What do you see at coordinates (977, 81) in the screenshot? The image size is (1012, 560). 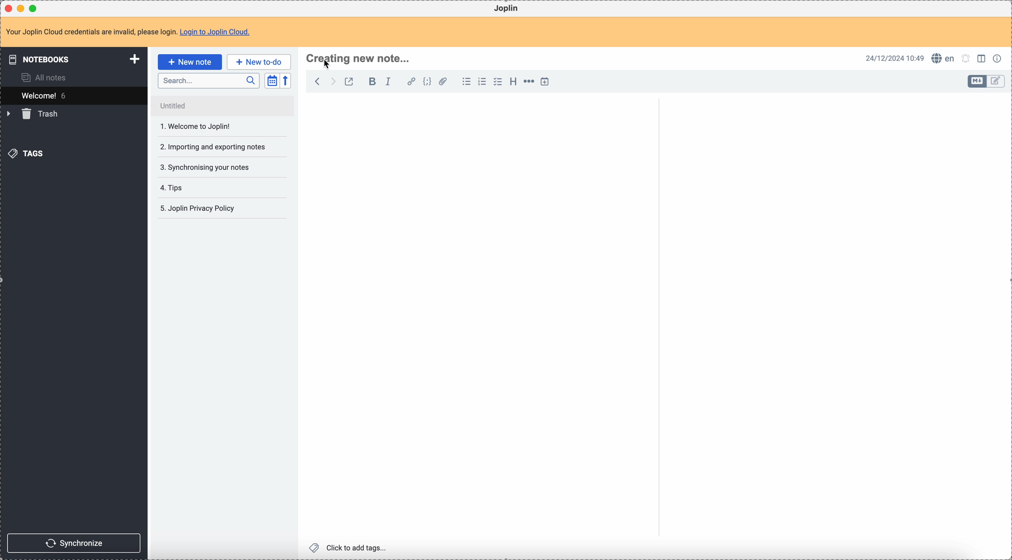 I see `toggle edit layout` at bounding box center [977, 81].